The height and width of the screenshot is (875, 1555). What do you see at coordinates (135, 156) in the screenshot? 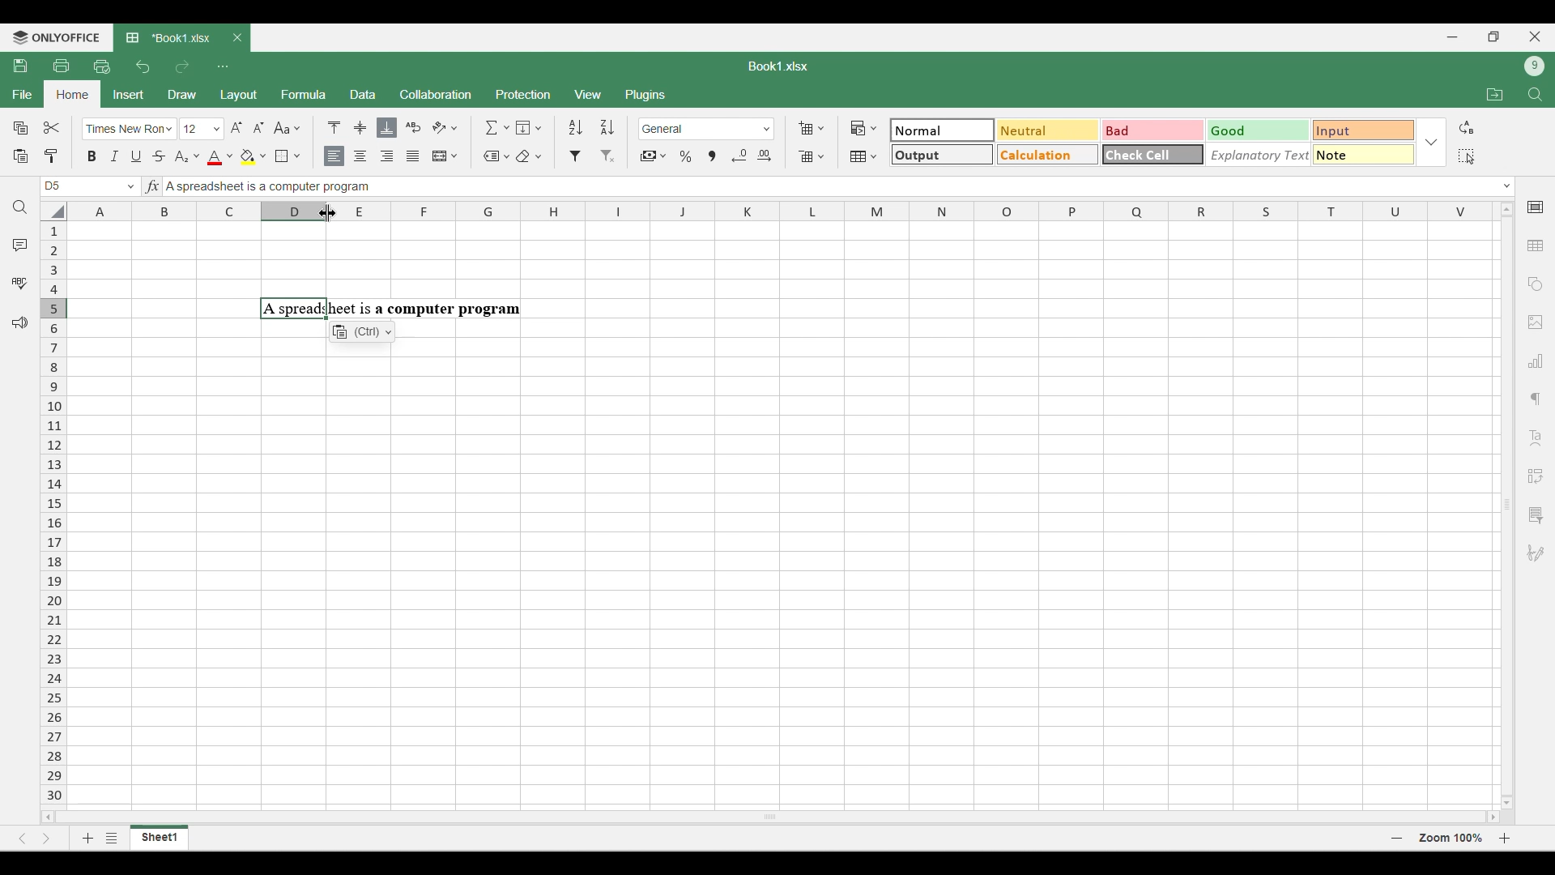
I see `Underline` at bounding box center [135, 156].